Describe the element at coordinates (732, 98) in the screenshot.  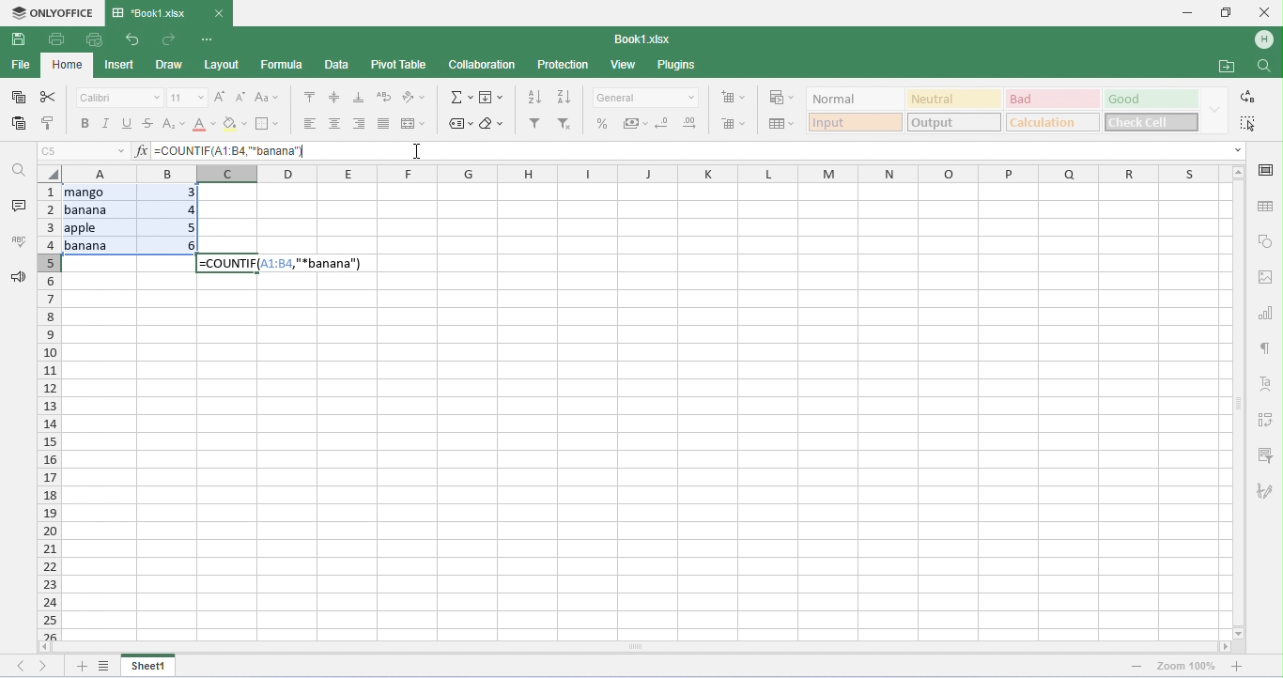
I see `insert cells` at that location.